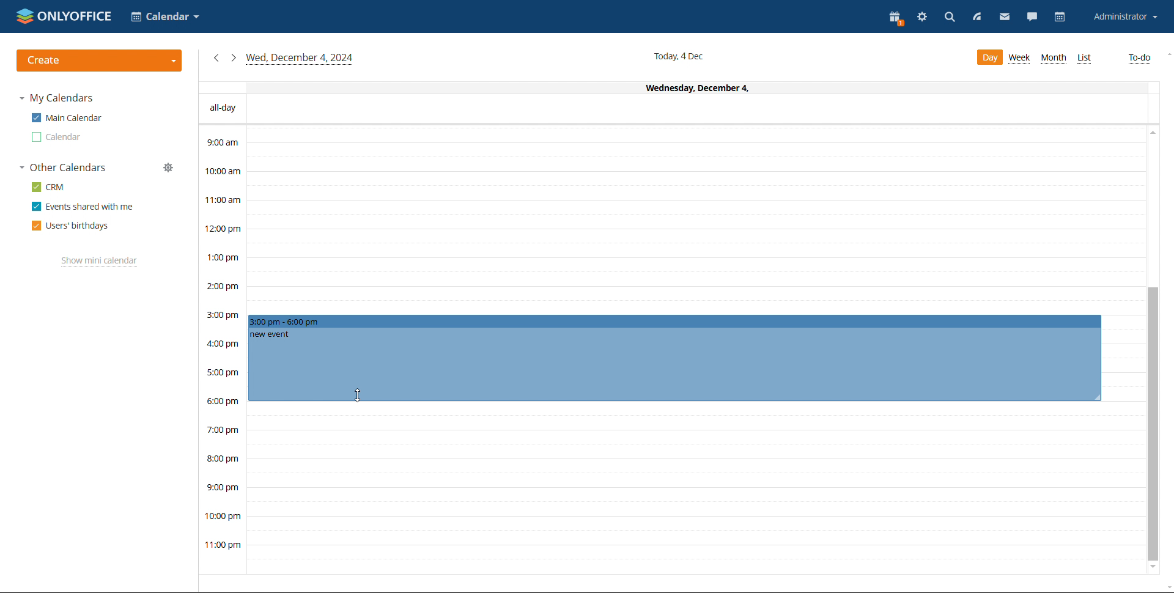 This screenshot has width=1174, height=593. What do you see at coordinates (1033, 17) in the screenshot?
I see `chat` at bounding box center [1033, 17].